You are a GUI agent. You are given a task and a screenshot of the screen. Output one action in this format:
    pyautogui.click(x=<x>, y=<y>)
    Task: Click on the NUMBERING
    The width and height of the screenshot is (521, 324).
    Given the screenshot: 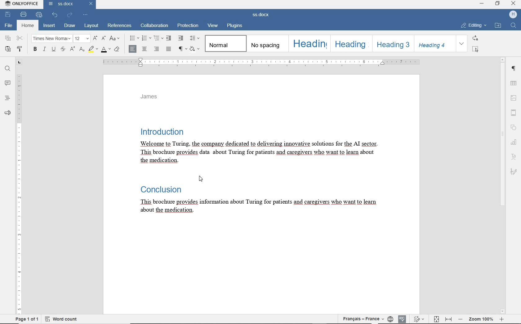 What is the action you would take?
    pyautogui.click(x=147, y=38)
    